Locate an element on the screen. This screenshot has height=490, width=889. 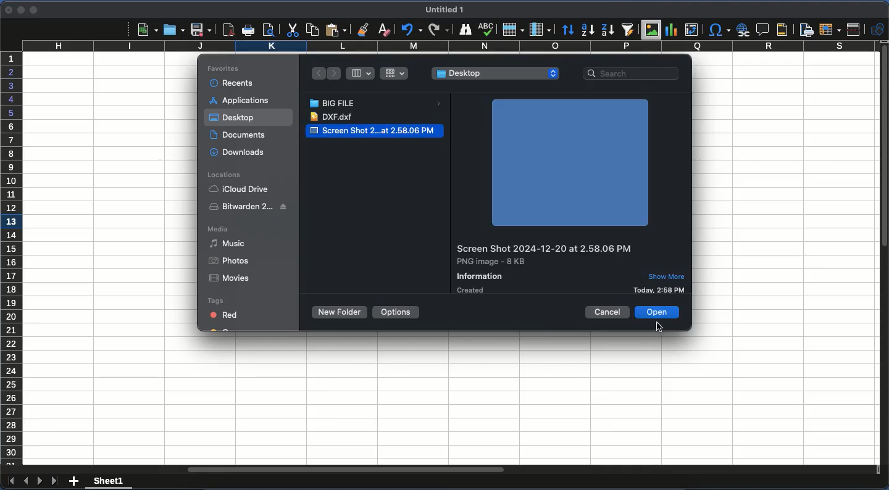
options is located at coordinates (397, 312).